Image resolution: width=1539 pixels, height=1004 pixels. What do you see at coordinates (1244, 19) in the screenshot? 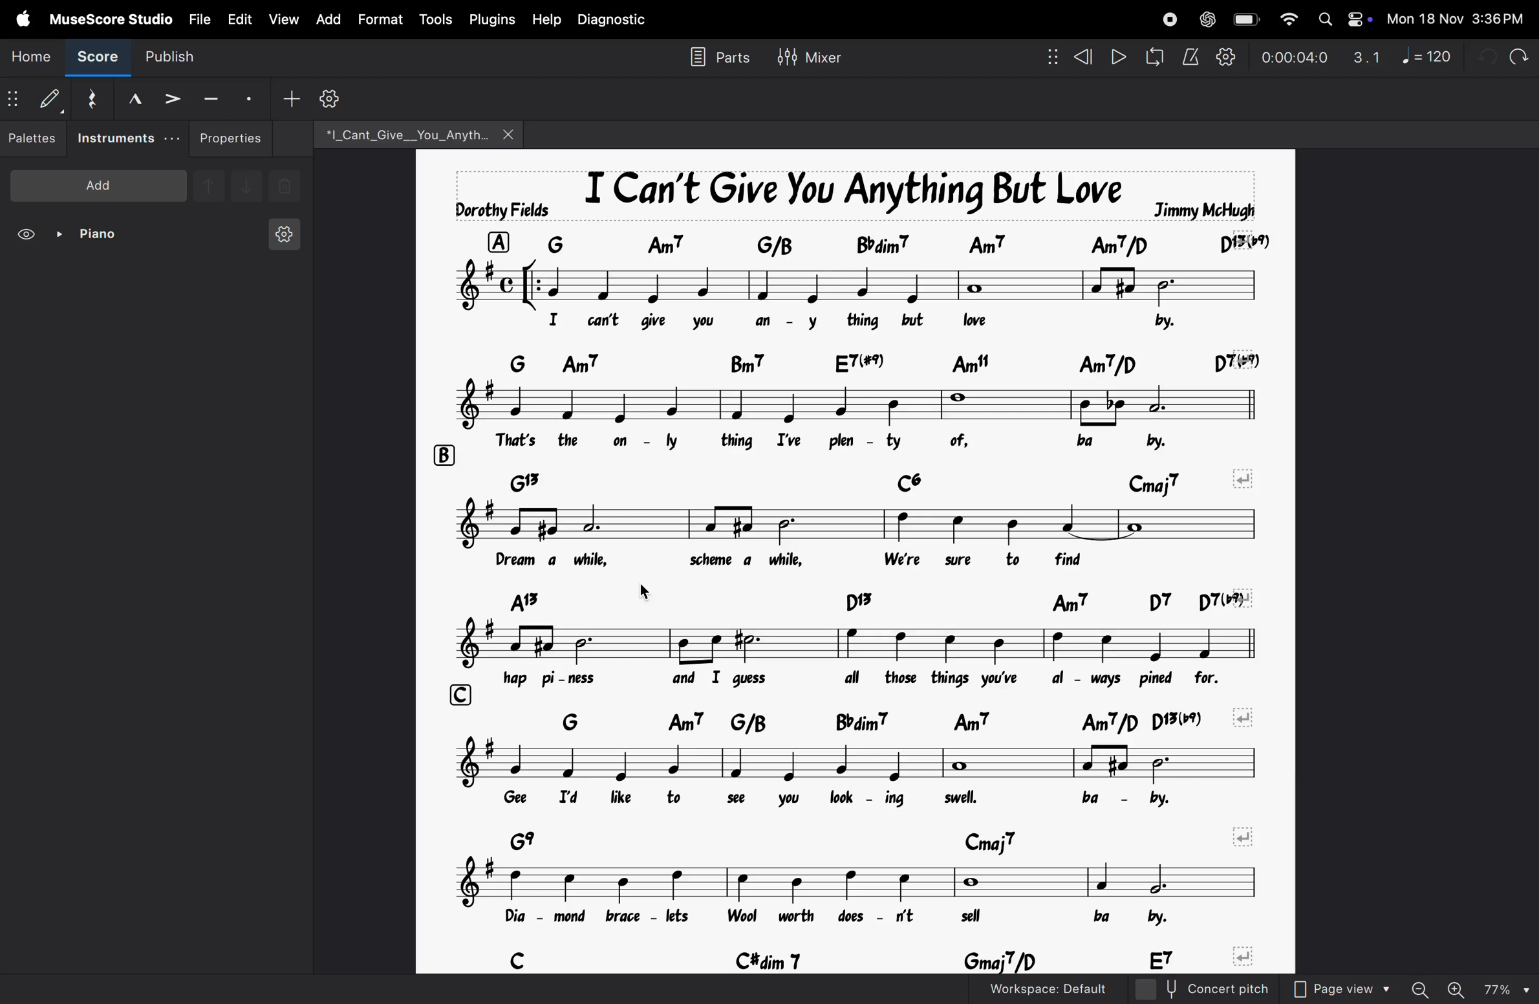
I see `battery` at bounding box center [1244, 19].